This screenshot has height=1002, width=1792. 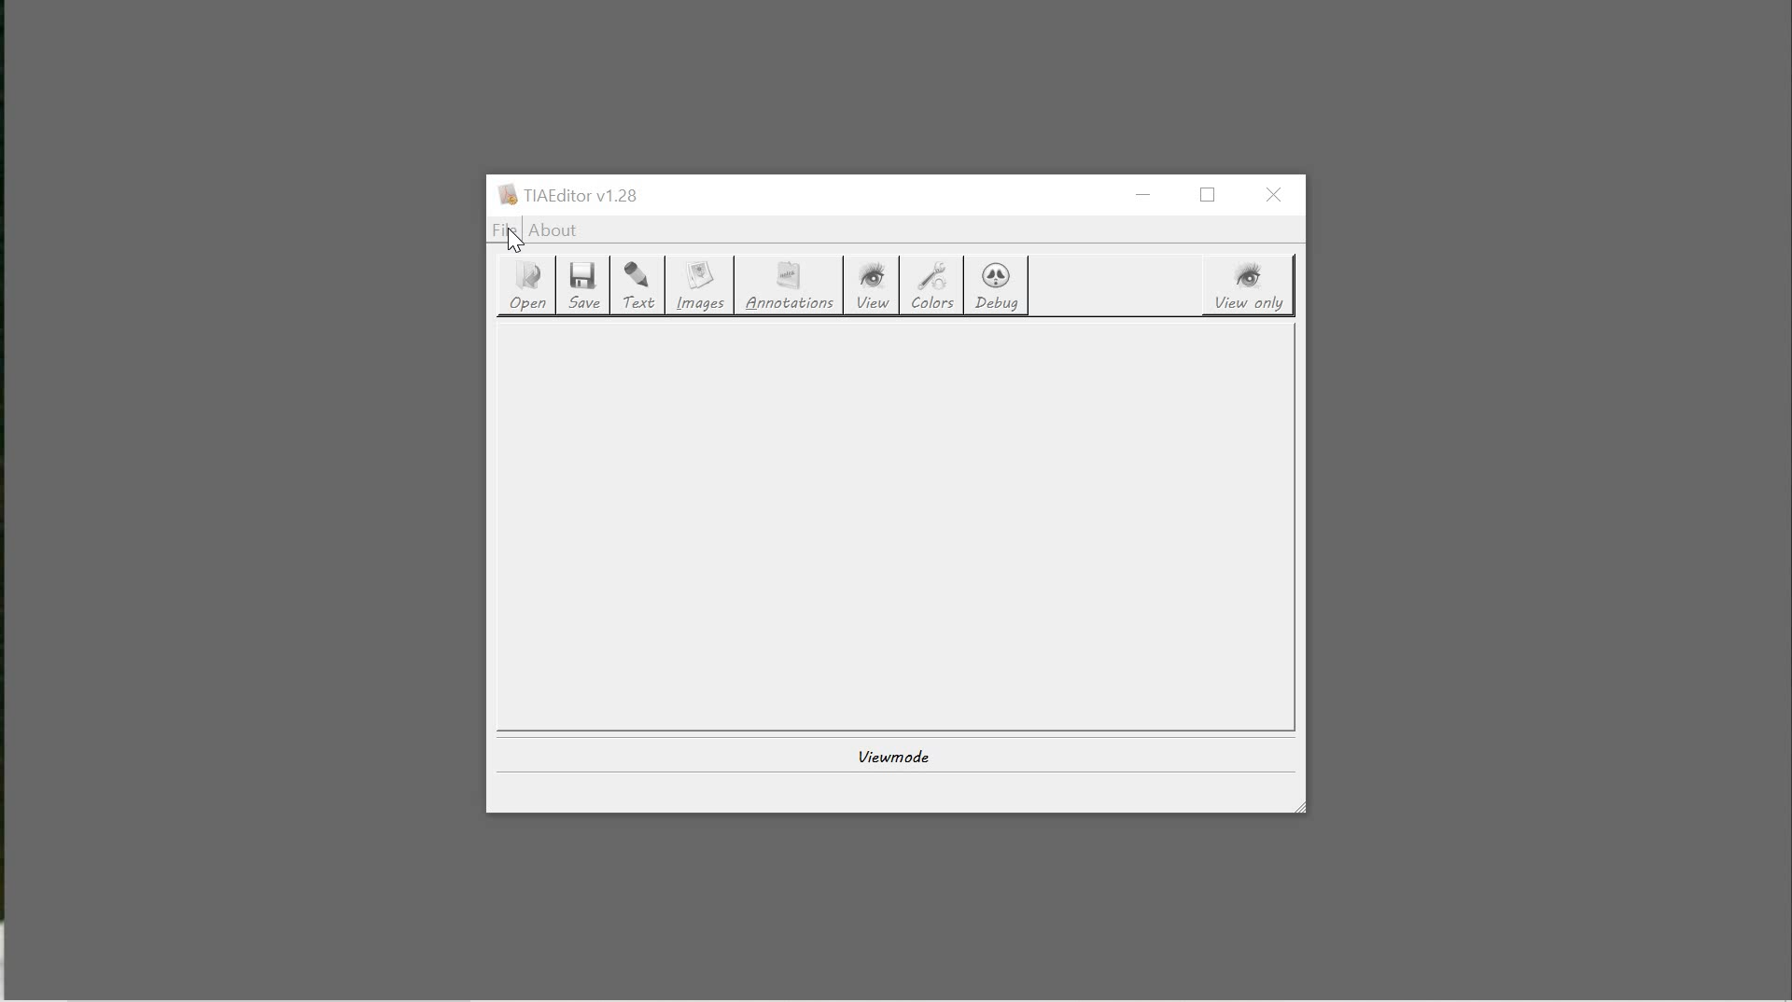 I want to click on colors, so click(x=934, y=287).